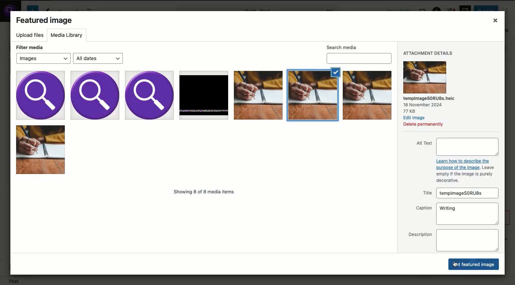 The height and width of the screenshot is (285, 515). I want to click on Image, so click(40, 95).